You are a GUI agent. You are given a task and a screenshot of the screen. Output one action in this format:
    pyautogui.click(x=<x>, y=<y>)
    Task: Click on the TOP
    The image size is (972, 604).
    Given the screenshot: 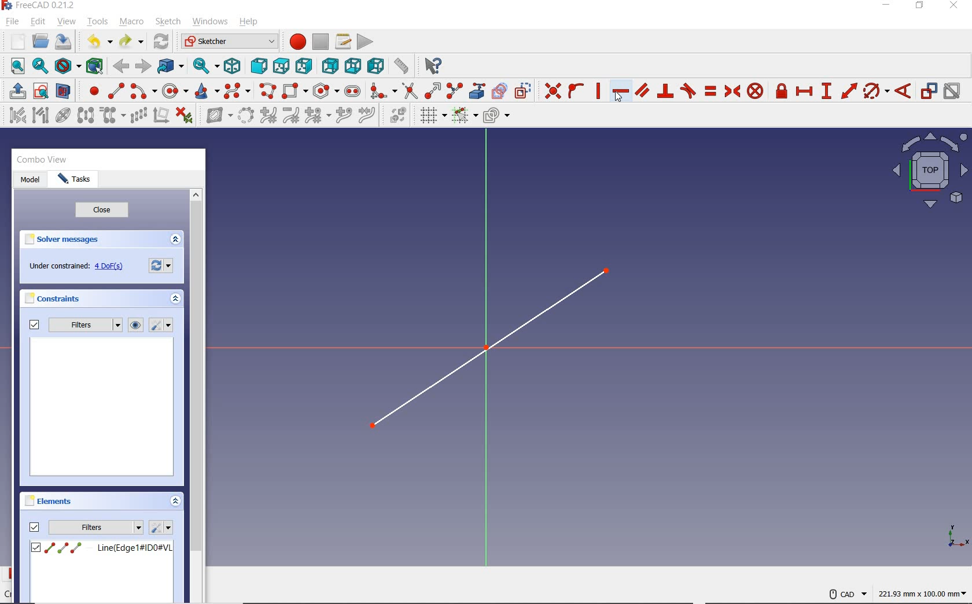 What is the action you would take?
    pyautogui.click(x=281, y=64)
    